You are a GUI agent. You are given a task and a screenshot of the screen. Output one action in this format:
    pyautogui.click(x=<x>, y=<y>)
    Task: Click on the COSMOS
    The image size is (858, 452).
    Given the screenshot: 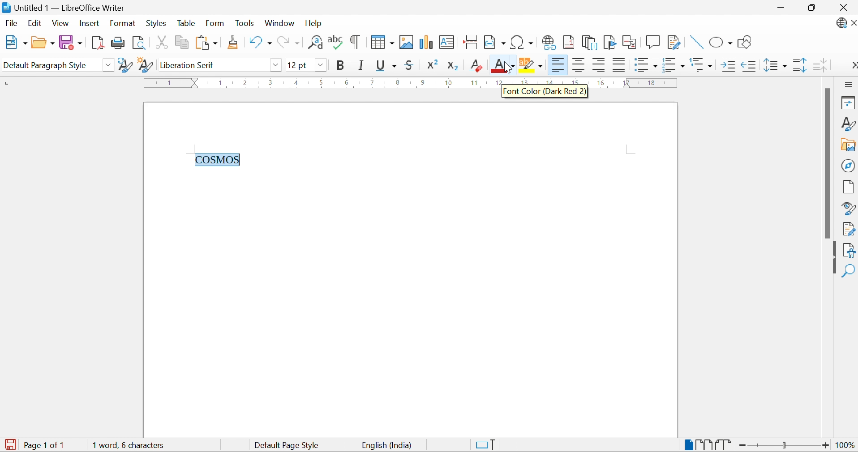 What is the action you would take?
    pyautogui.click(x=219, y=159)
    